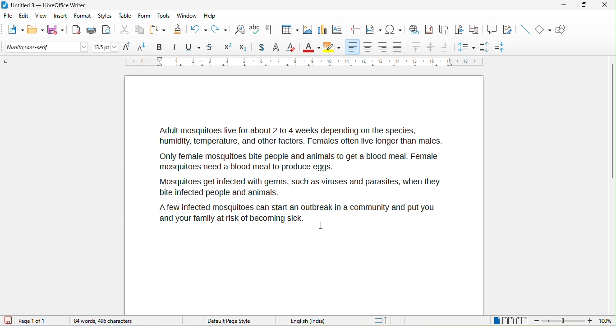  What do you see at coordinates (289, 30) in the screenshot?
I see `table` at bounding box center [289, 30].